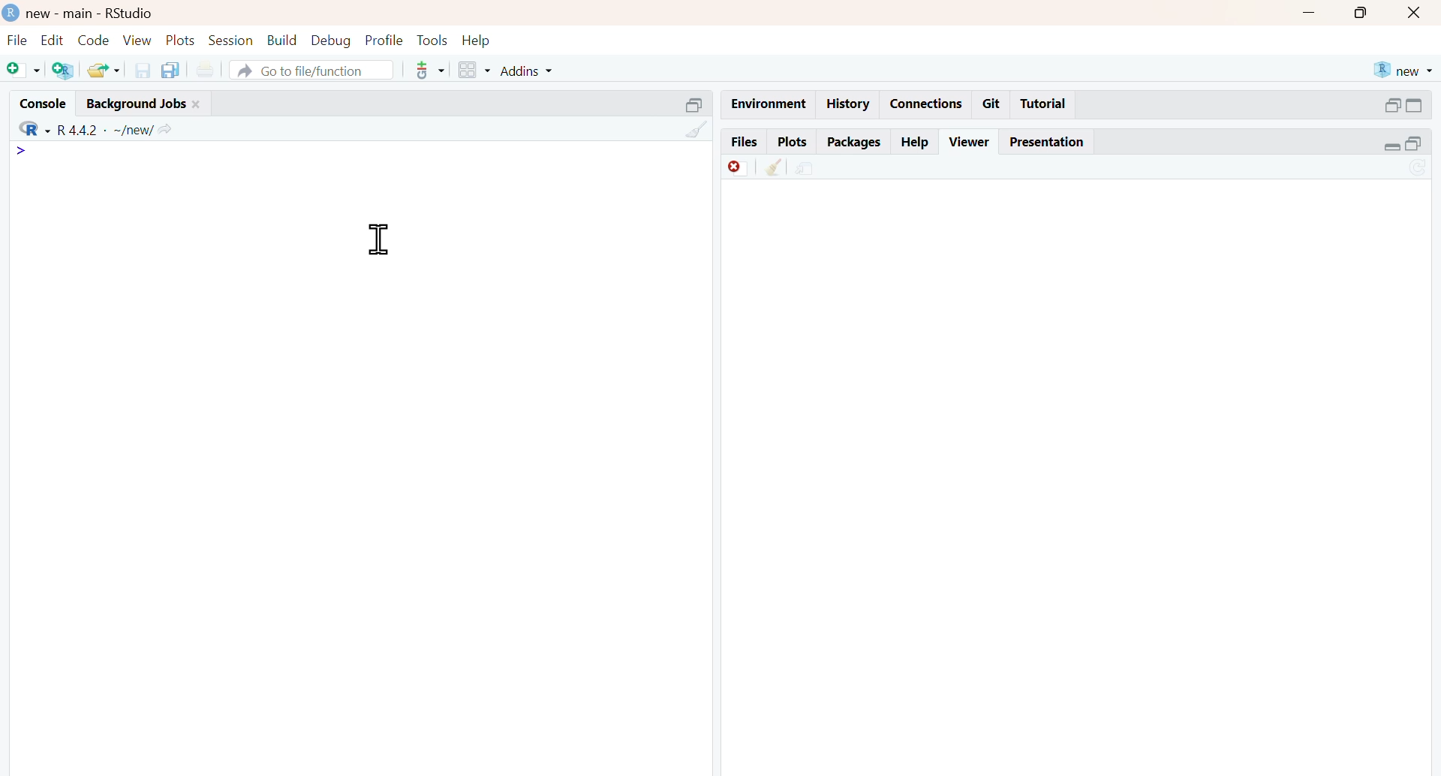 This screenshot has height=776, width=1441. What do you see at coordinates (1393, 147) in the screenshot?
I see `Collapse /expand` at bounding box center [1393, 147].